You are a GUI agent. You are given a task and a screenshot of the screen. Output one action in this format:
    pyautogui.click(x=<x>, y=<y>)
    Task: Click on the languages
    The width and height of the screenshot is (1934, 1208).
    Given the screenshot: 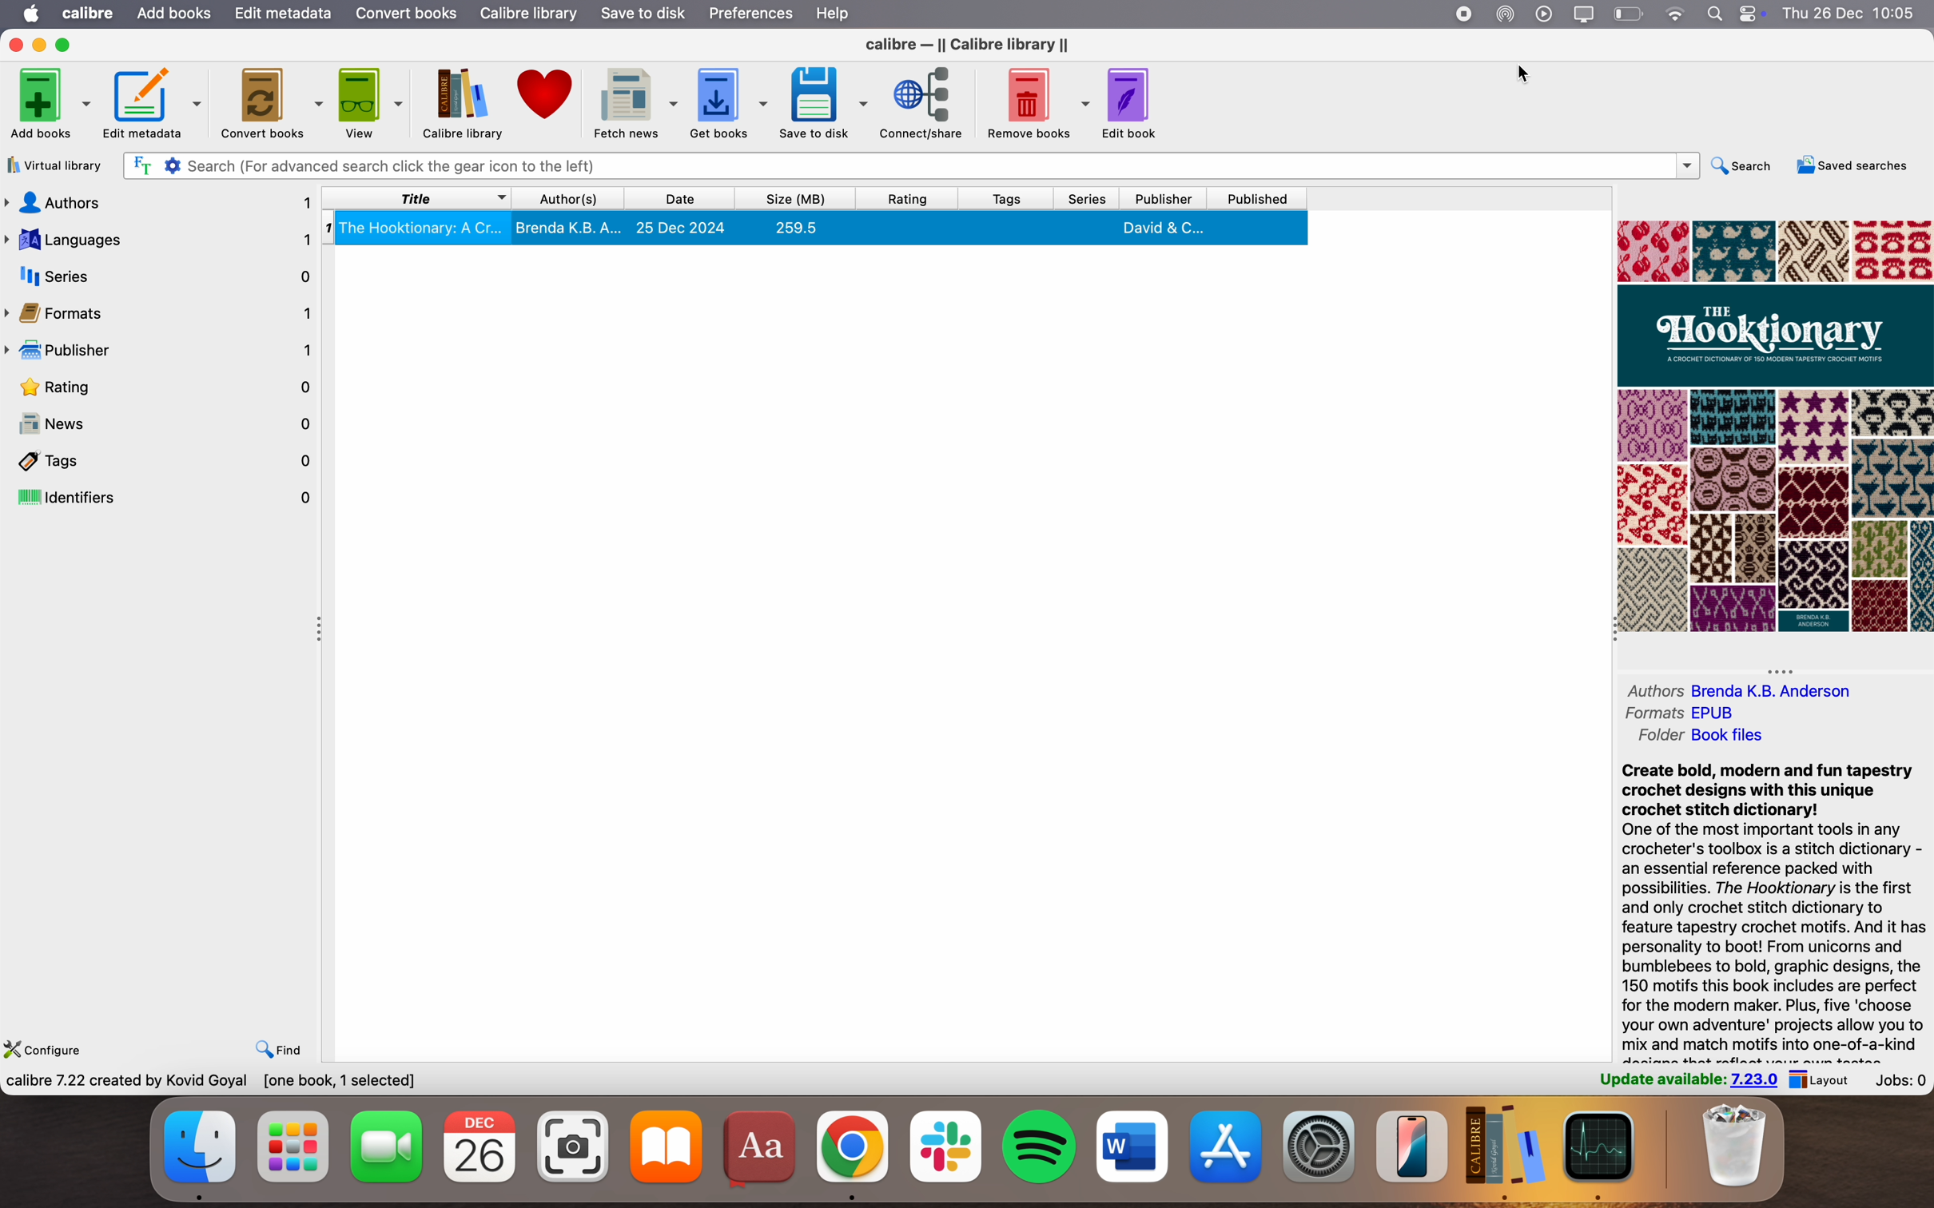 What is the action you would take?
    pyautogui.click(x=158, y=239)
    